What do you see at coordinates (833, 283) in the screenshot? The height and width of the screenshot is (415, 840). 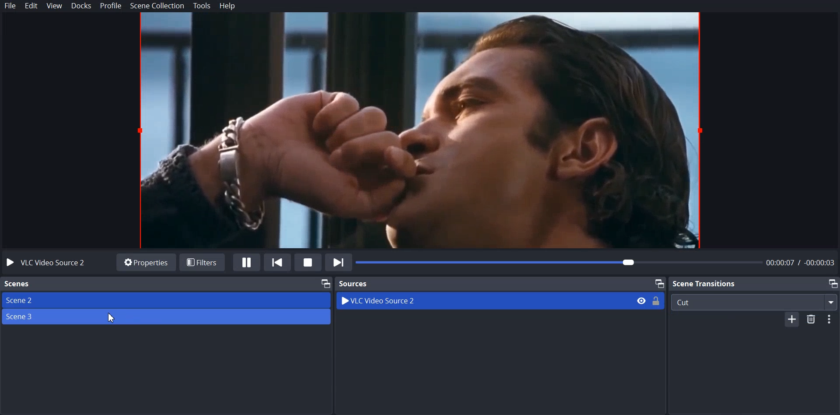 I see `Maximize window` at bounding box center [833, 283].